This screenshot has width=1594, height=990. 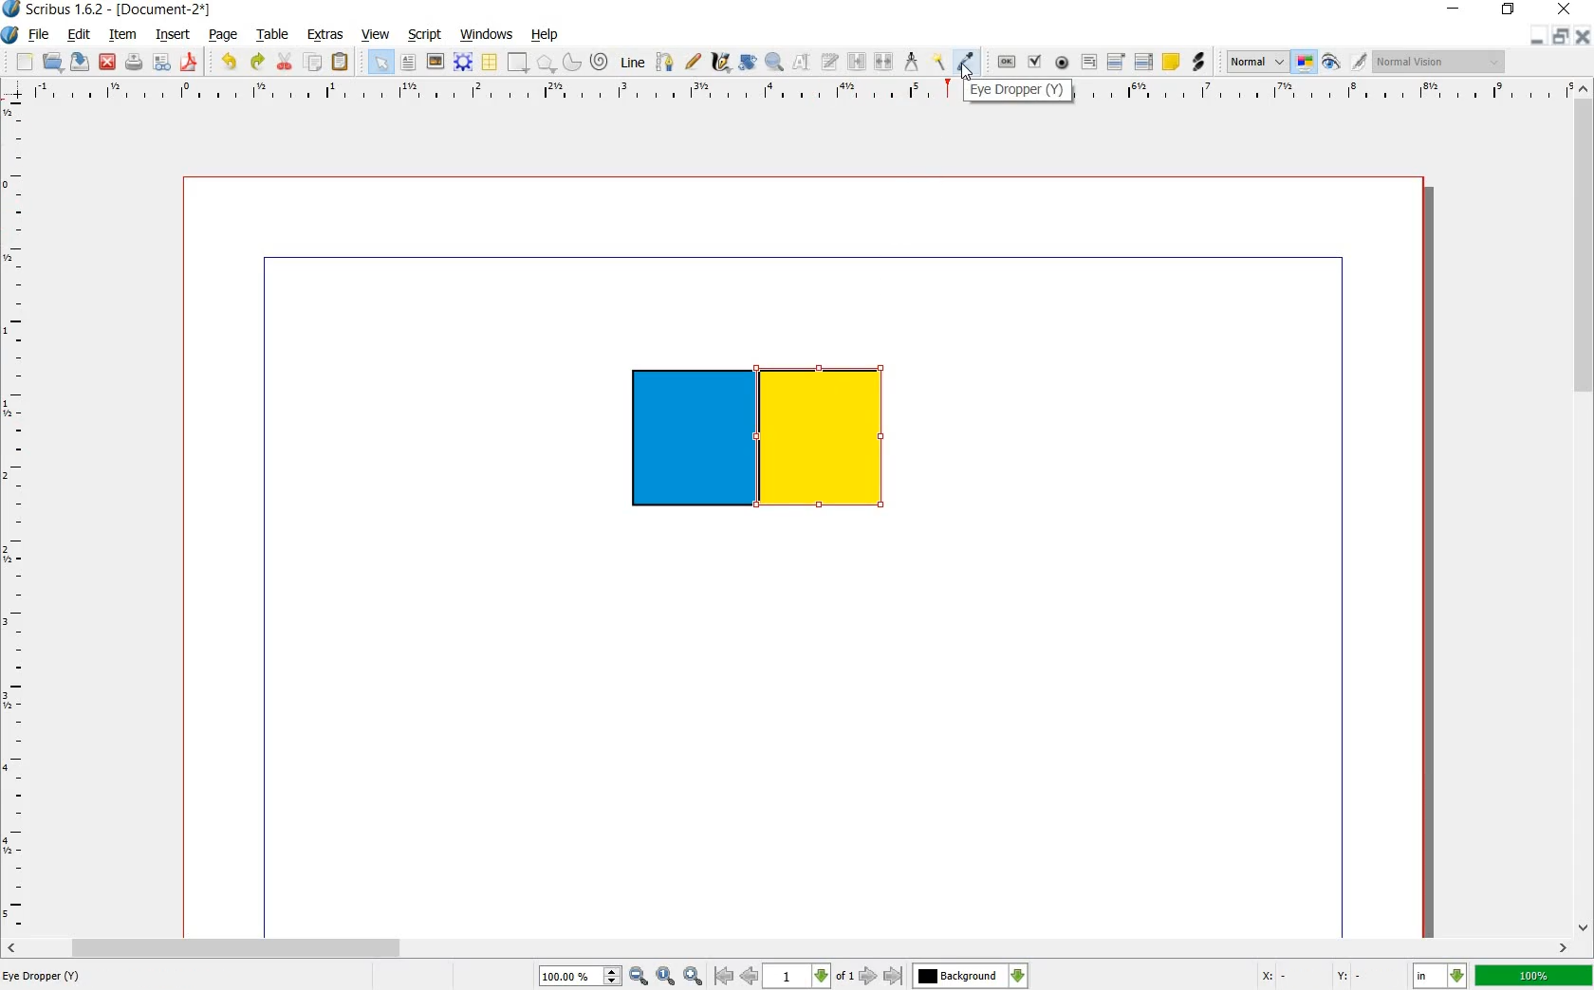 I want to click on background, so click(x=972, y=975).